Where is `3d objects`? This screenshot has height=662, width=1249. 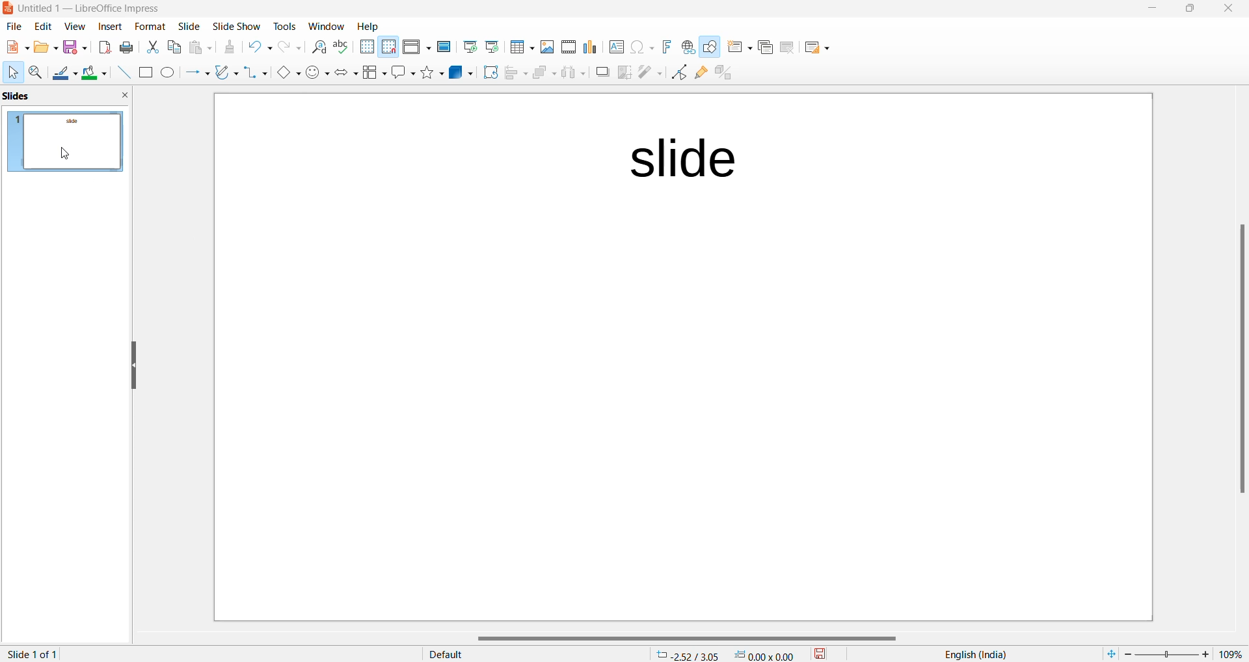
3d objects is located at coordinates (461, 72).